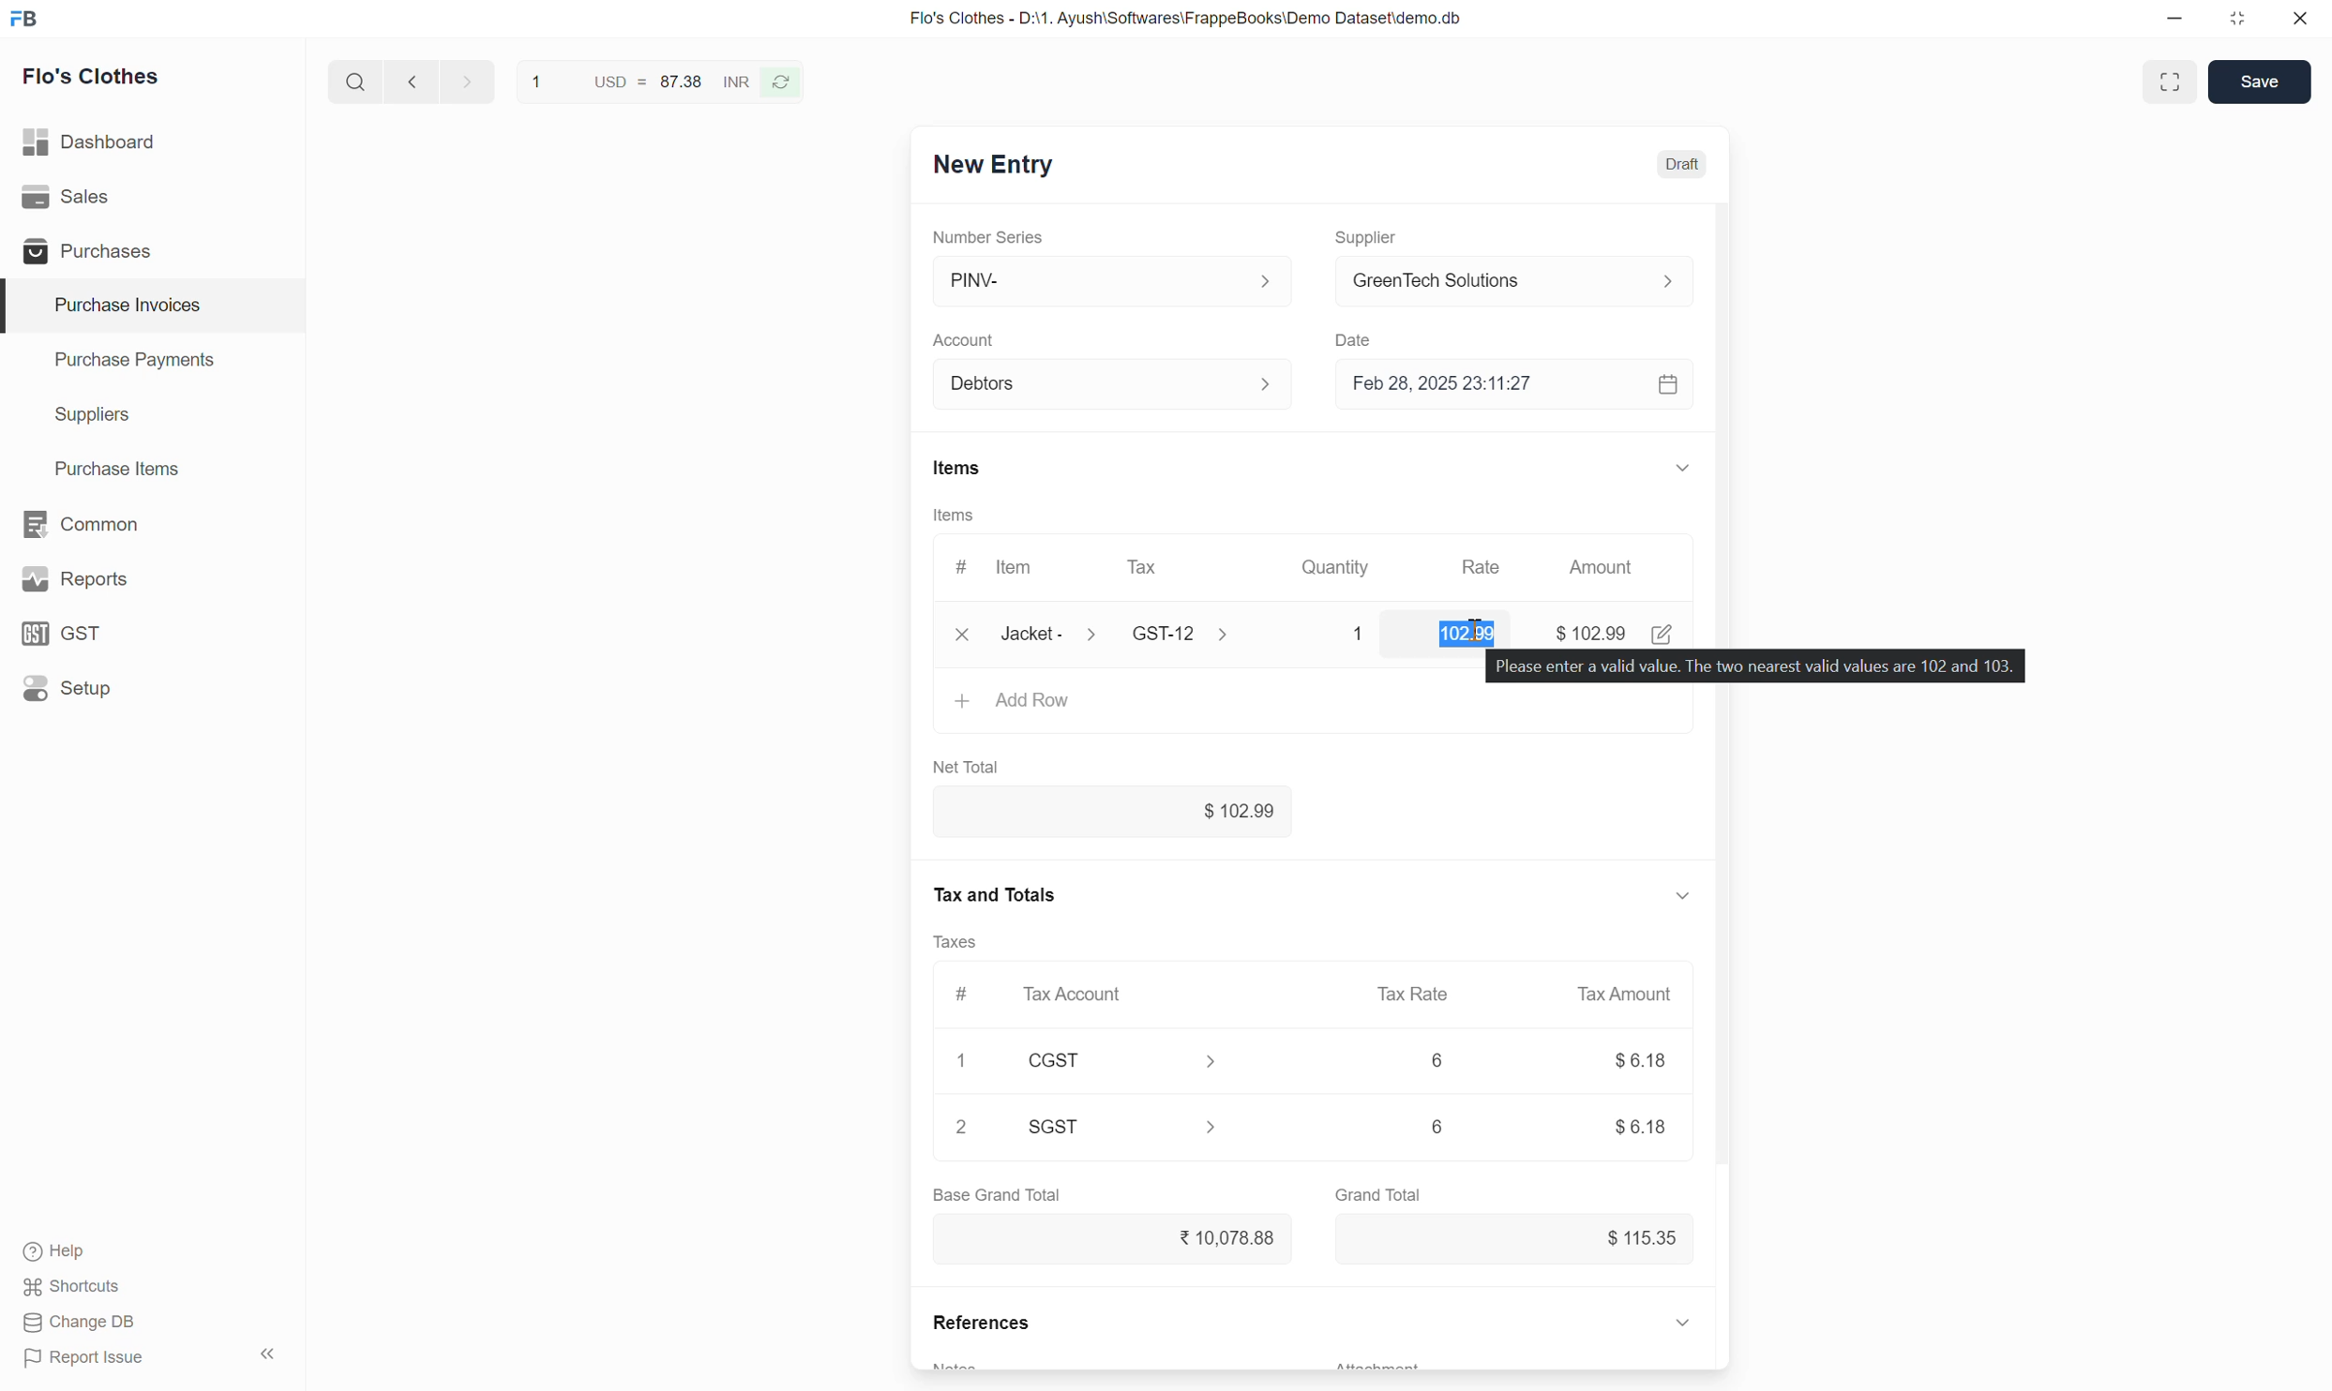  What do you see at coordinates (958, 468) in the screenshot?
I see `Items` at bounding box center [958, 468].